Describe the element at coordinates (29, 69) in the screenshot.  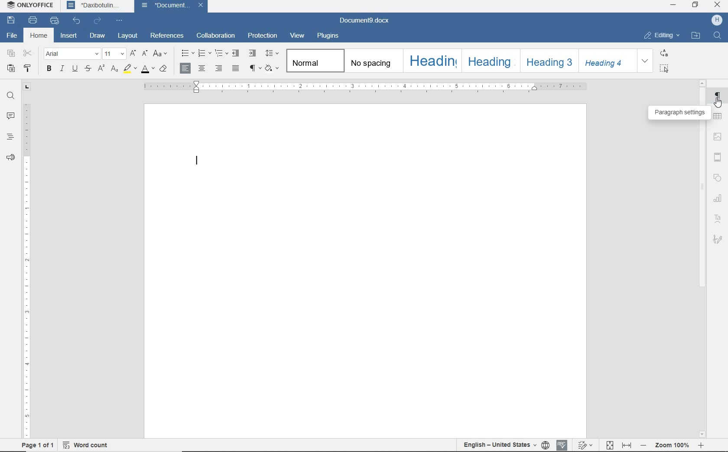
I see `copy style` at that location.